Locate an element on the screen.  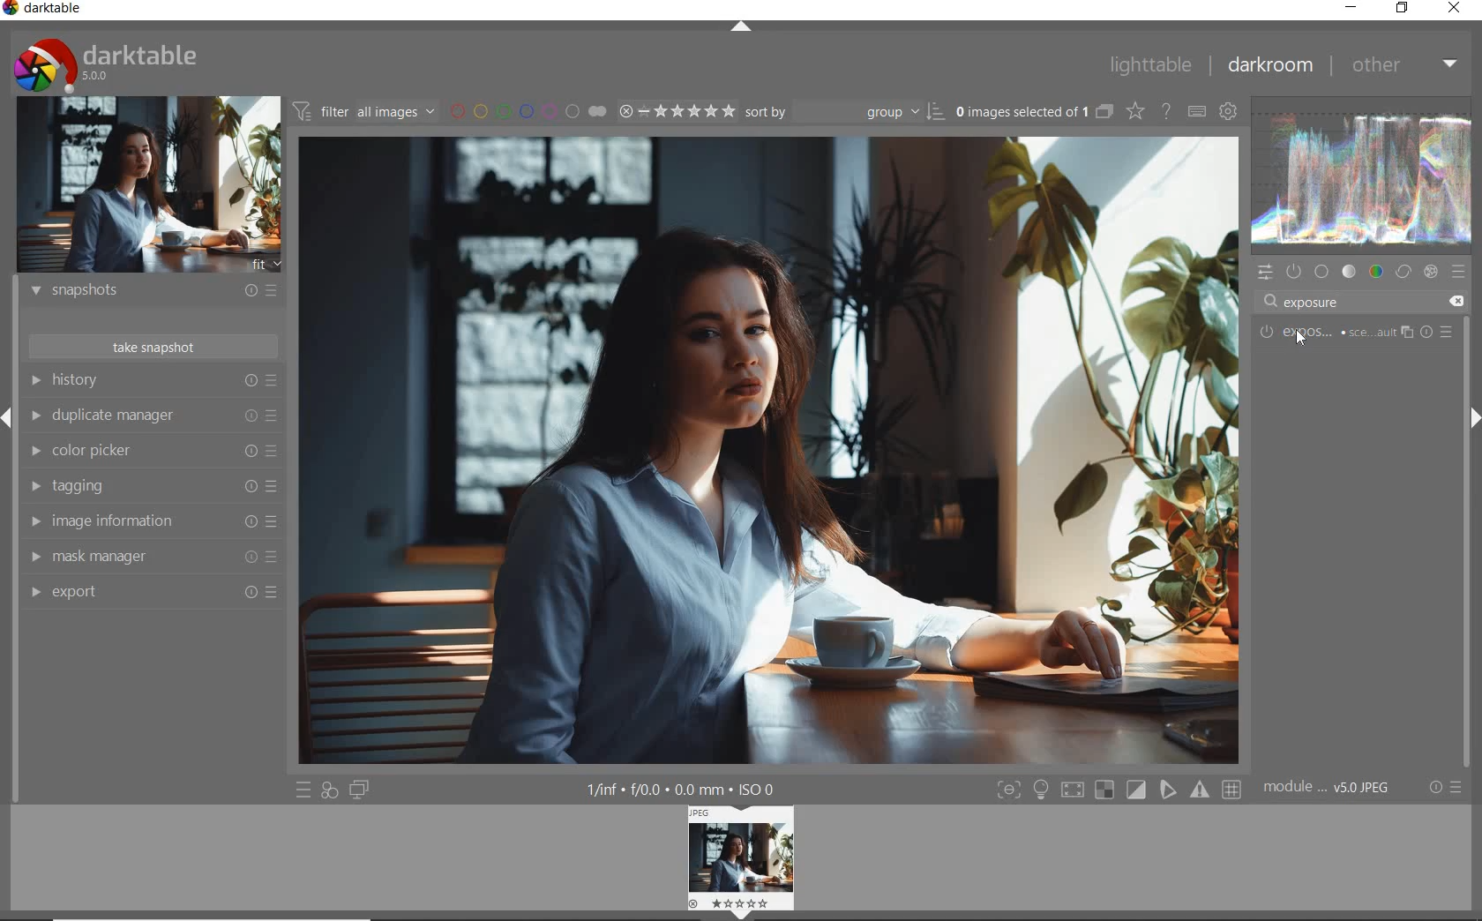
image information is located at coordinates (155, 520).